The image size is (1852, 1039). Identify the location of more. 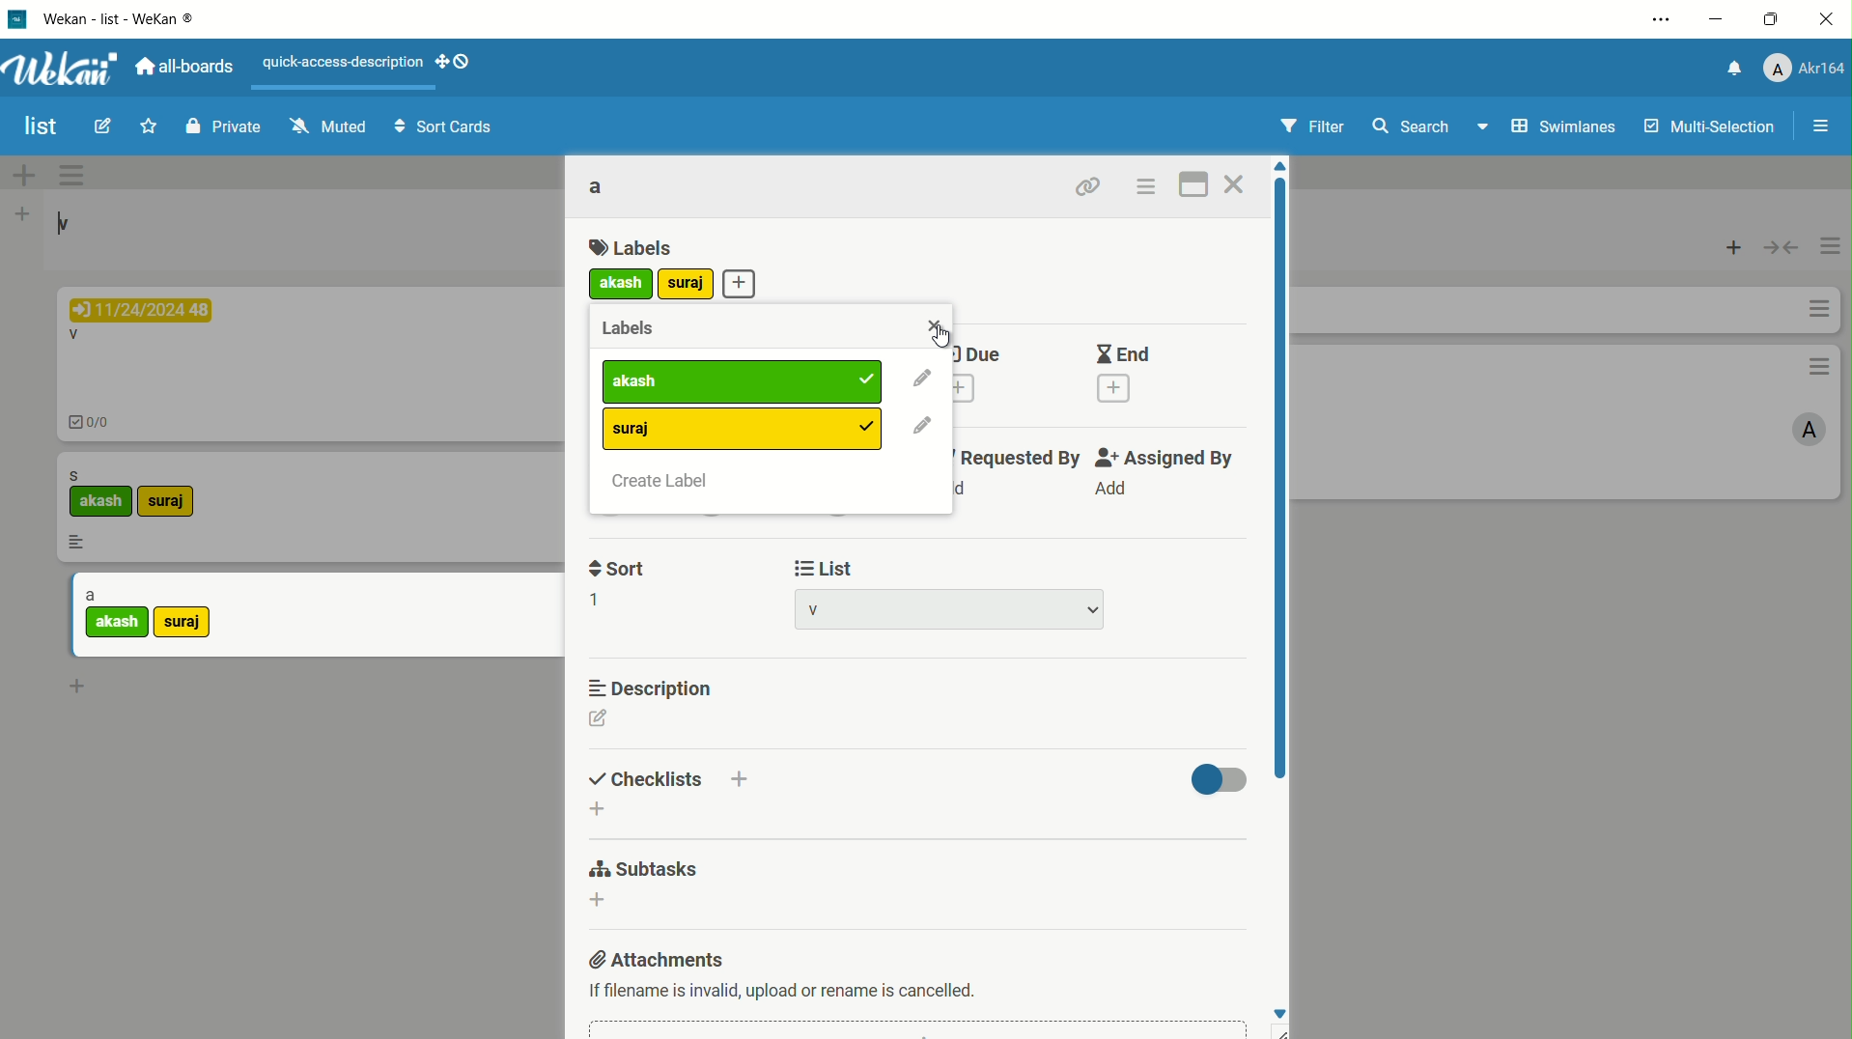
(81, 542).